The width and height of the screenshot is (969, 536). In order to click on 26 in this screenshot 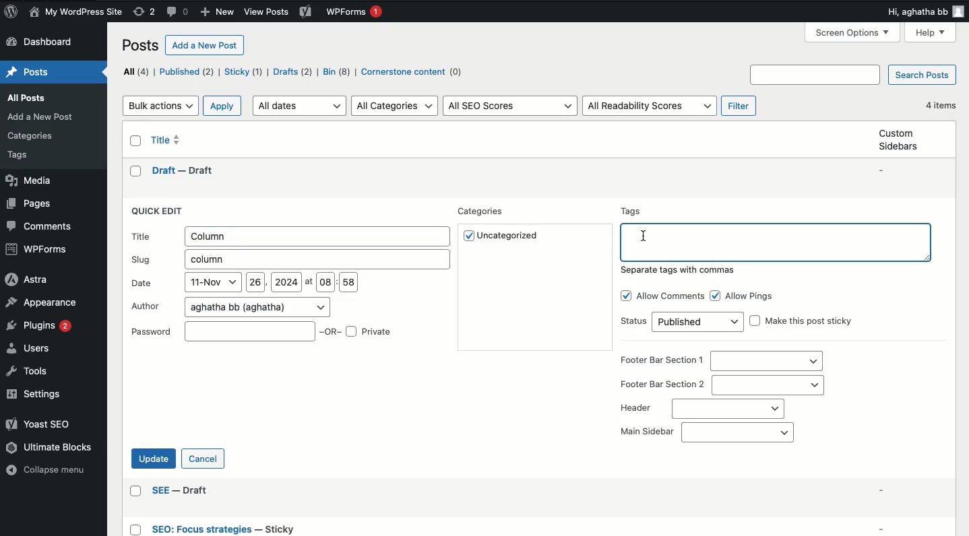, I will do `click(255, 281)`.